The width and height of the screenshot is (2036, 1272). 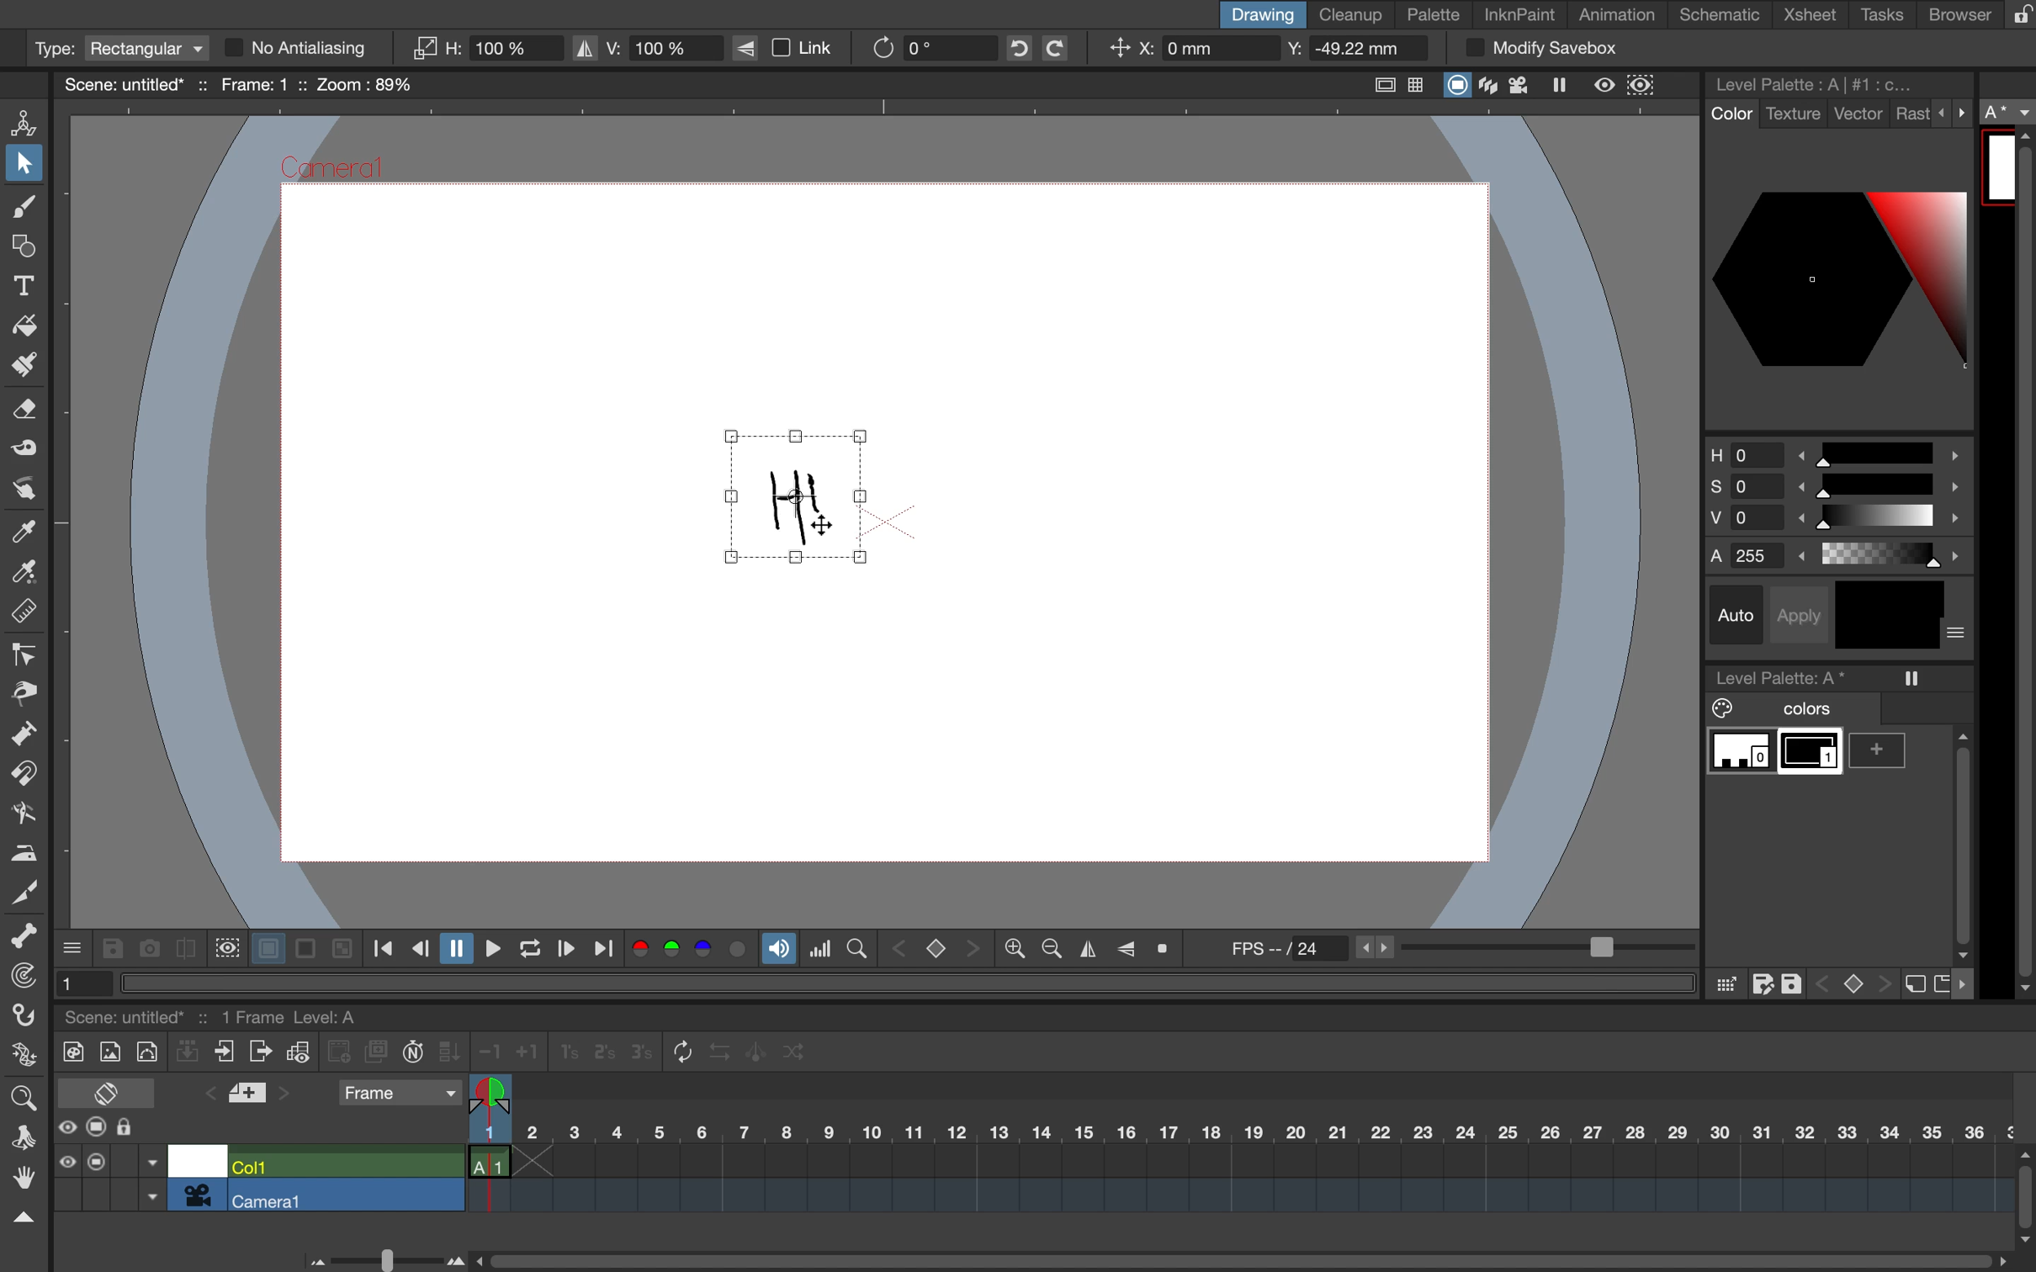 What do you see at coordinates (1567, 87) in the screenshot?
I see `freeze` at bounding box center [1567, 87].